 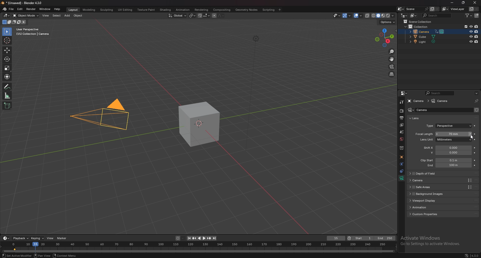 I want to click on rendering, so click(x=201, y=10).